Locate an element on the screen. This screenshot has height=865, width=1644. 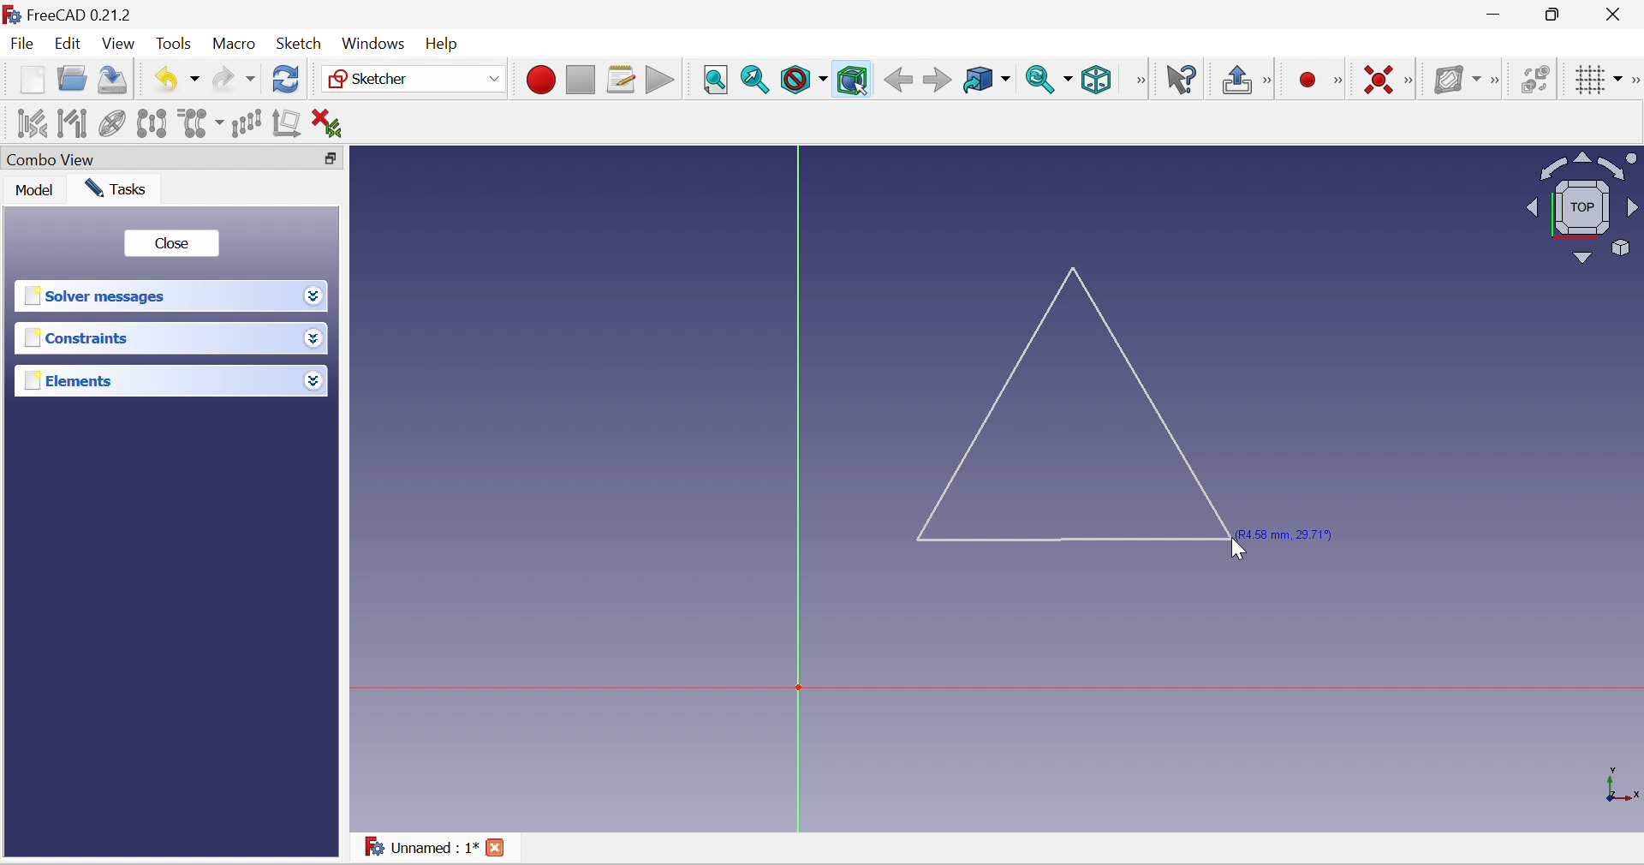
Stop macro recording is located at coordinates (581, 79).